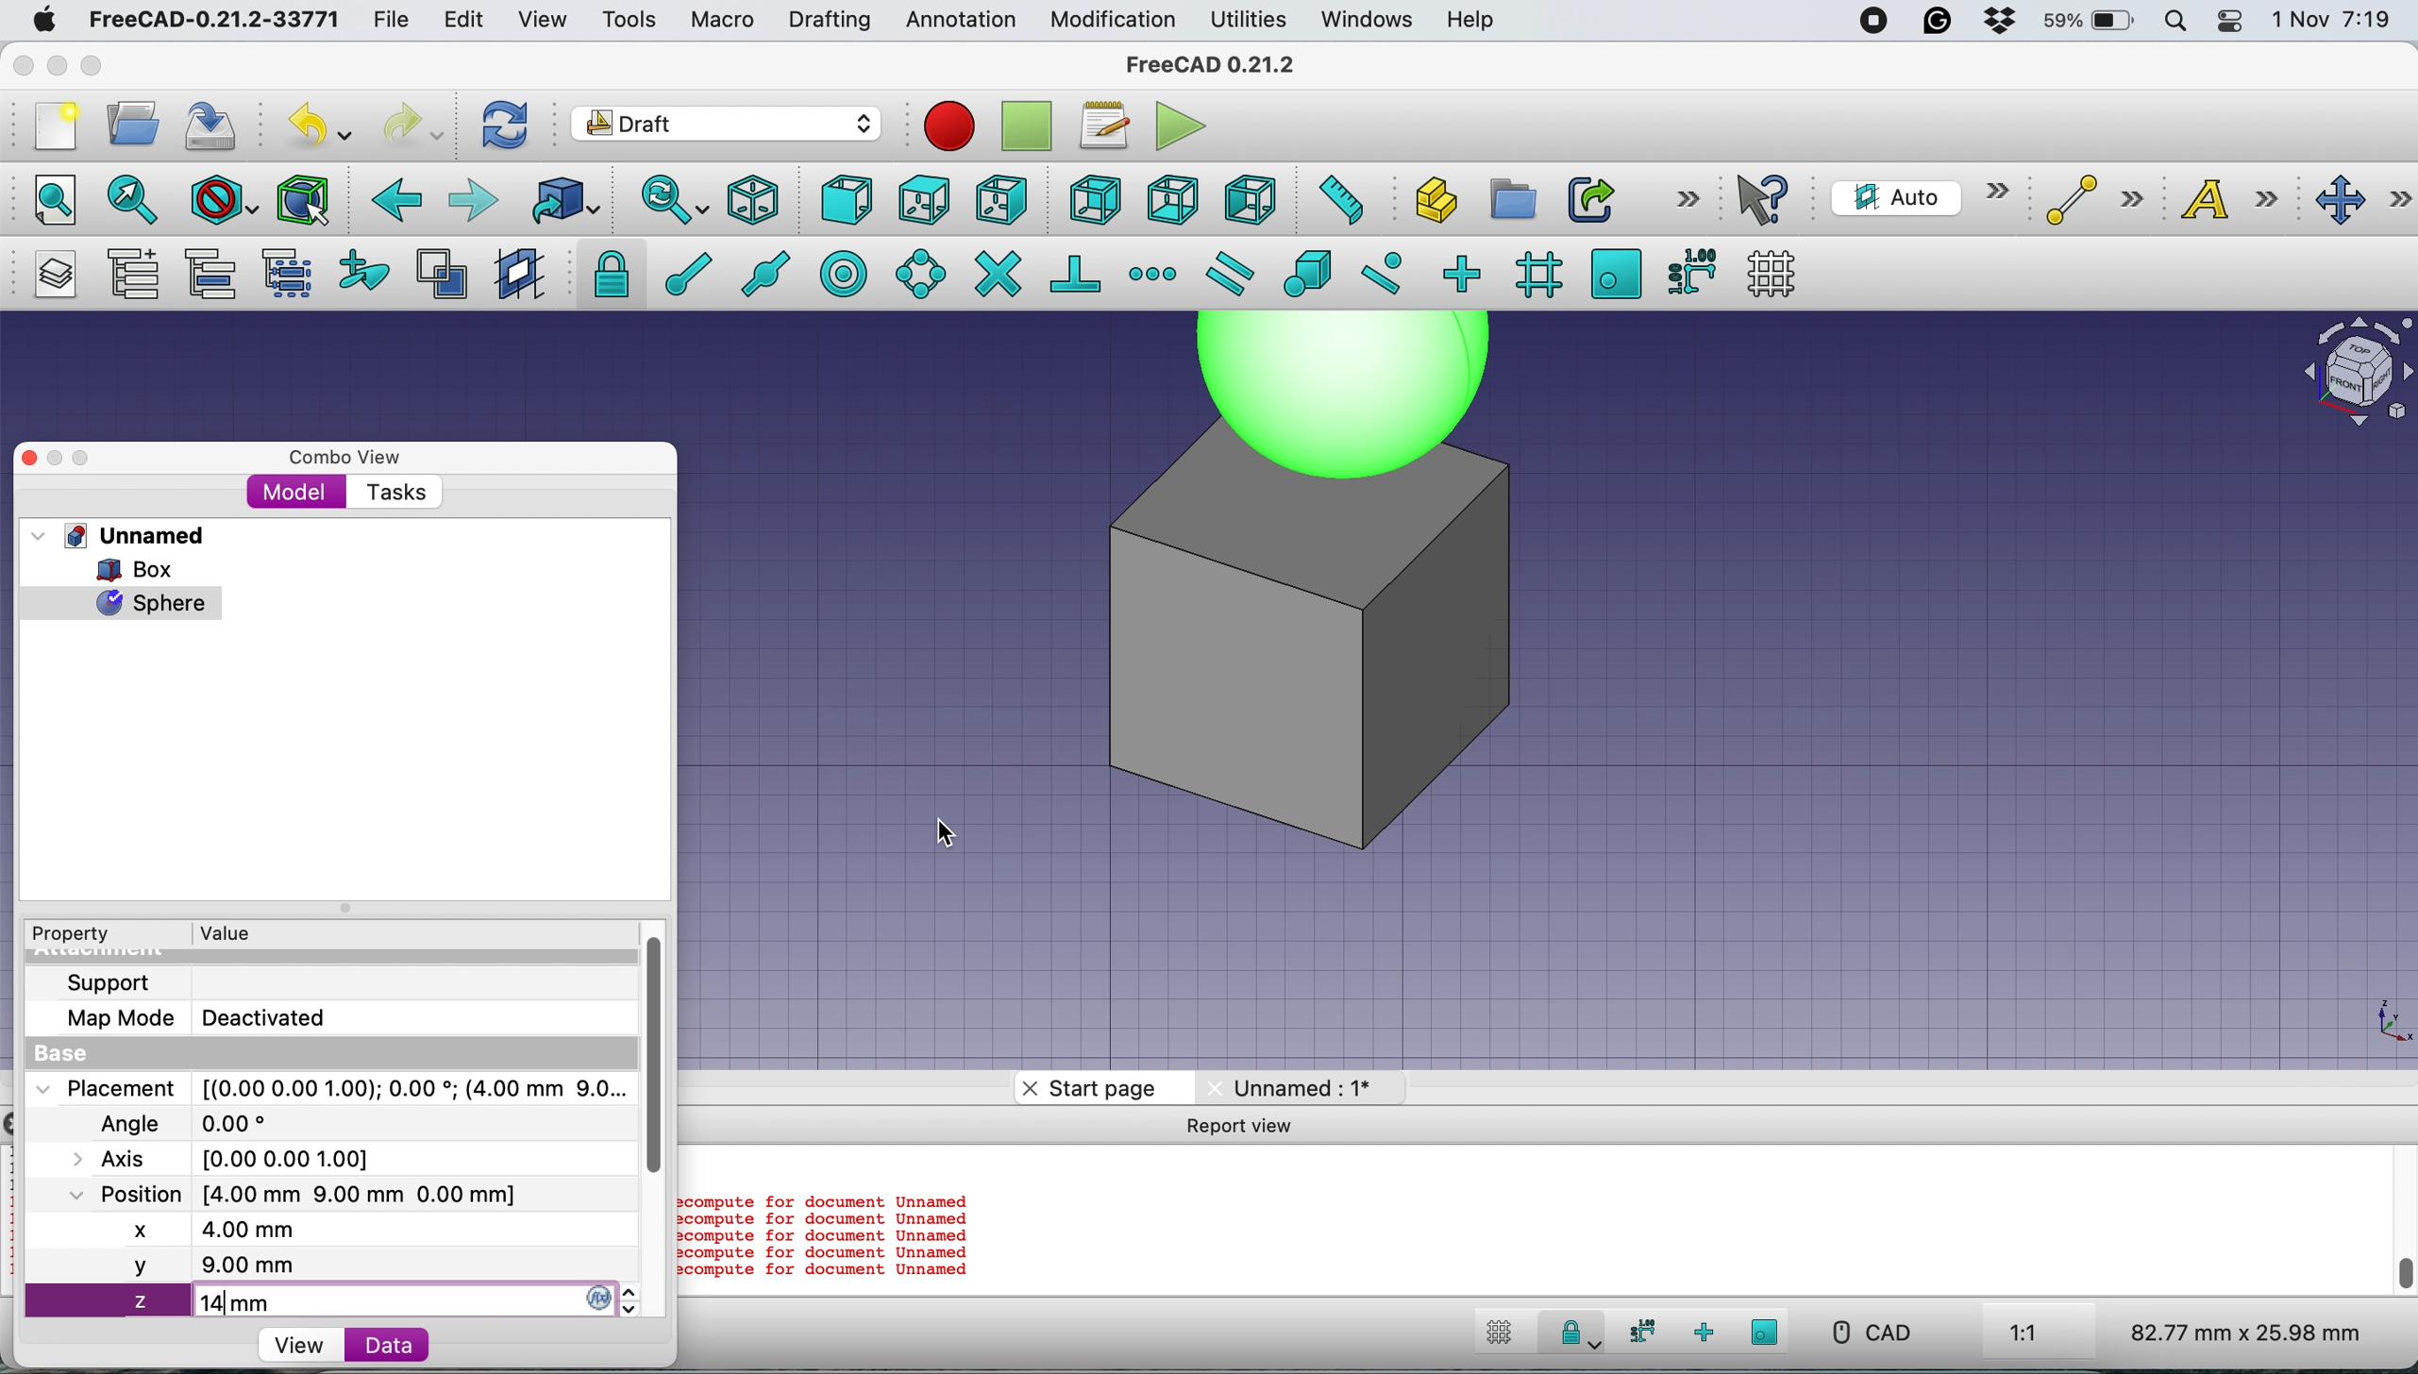 This screenshot has height=1374, width=2418. I want to click on edit, so click(467, 22).